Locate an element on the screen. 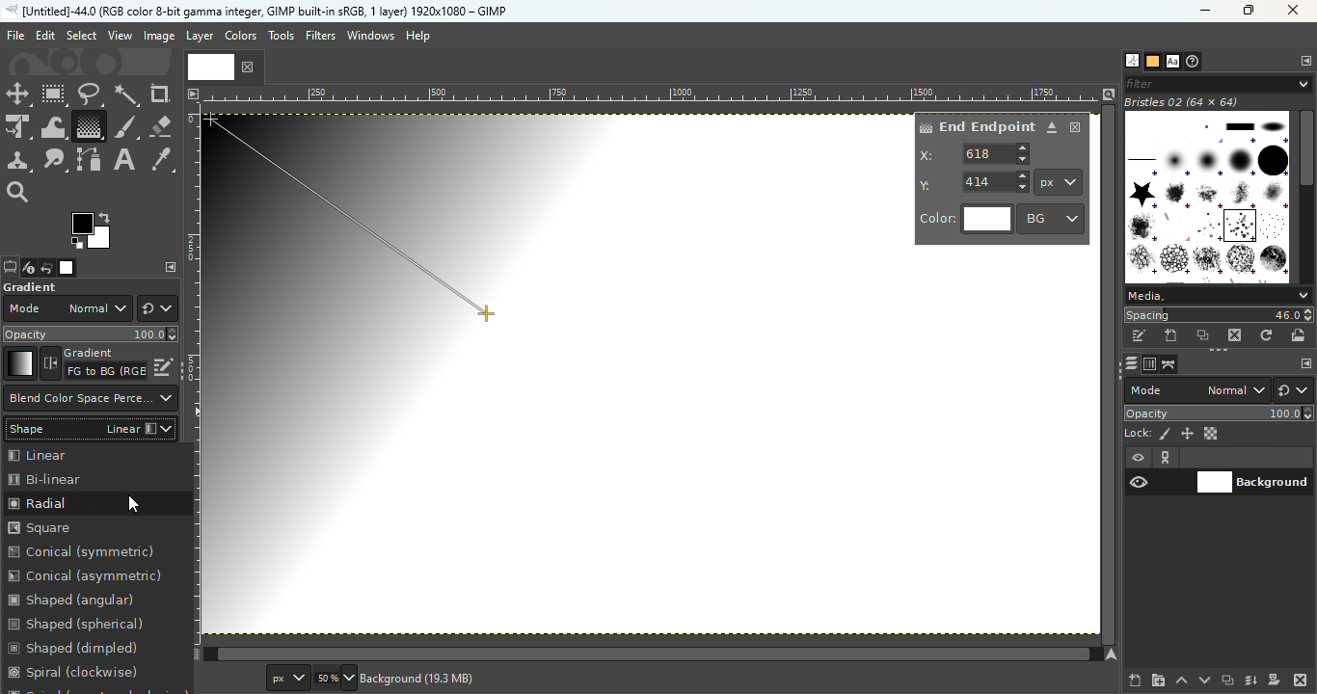  background is located at coordinates (422, 678).